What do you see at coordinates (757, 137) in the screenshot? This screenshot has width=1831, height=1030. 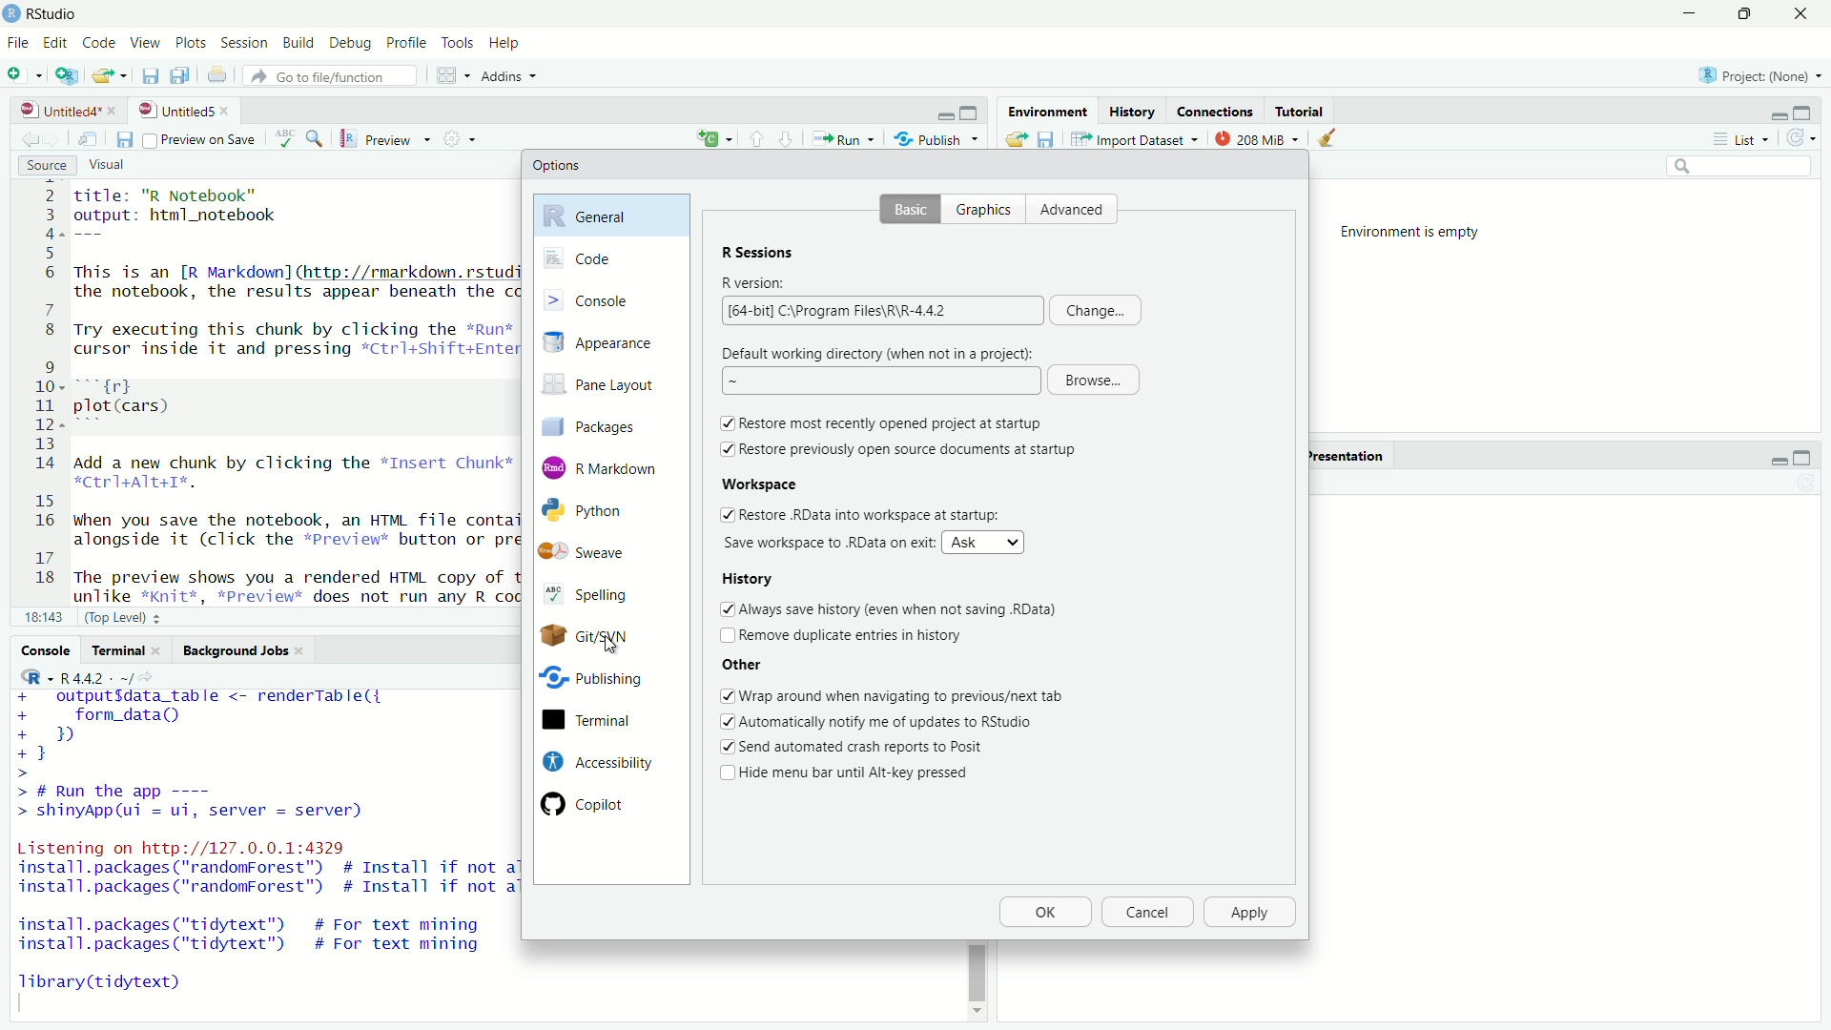 I see `down` at bounding box center [757, 137].